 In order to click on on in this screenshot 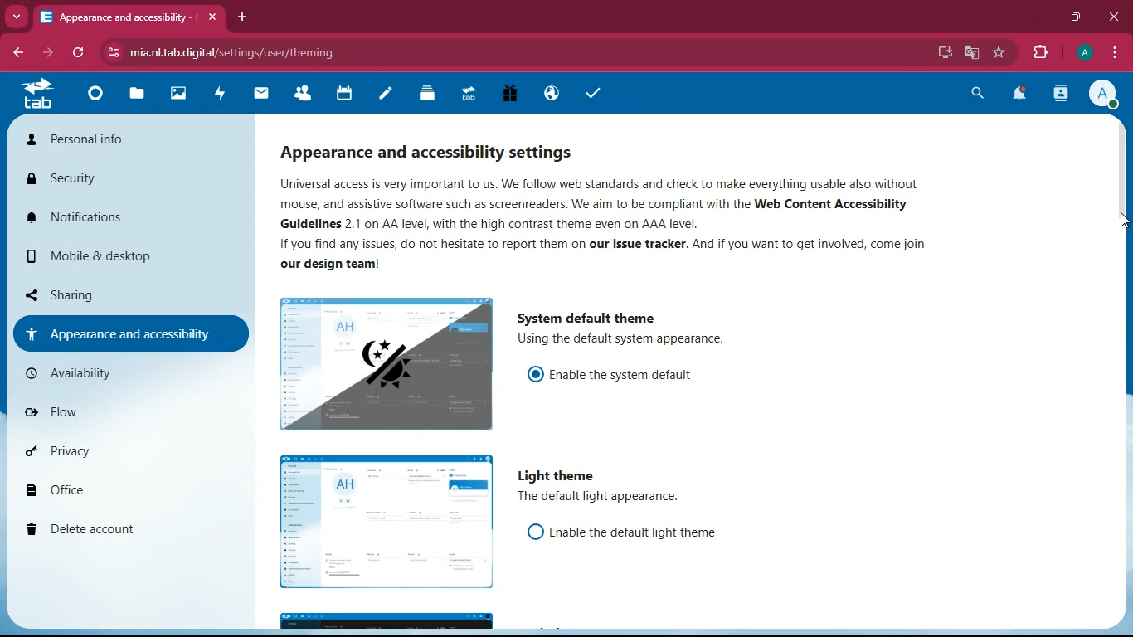, I will do `click(537, 374)`.